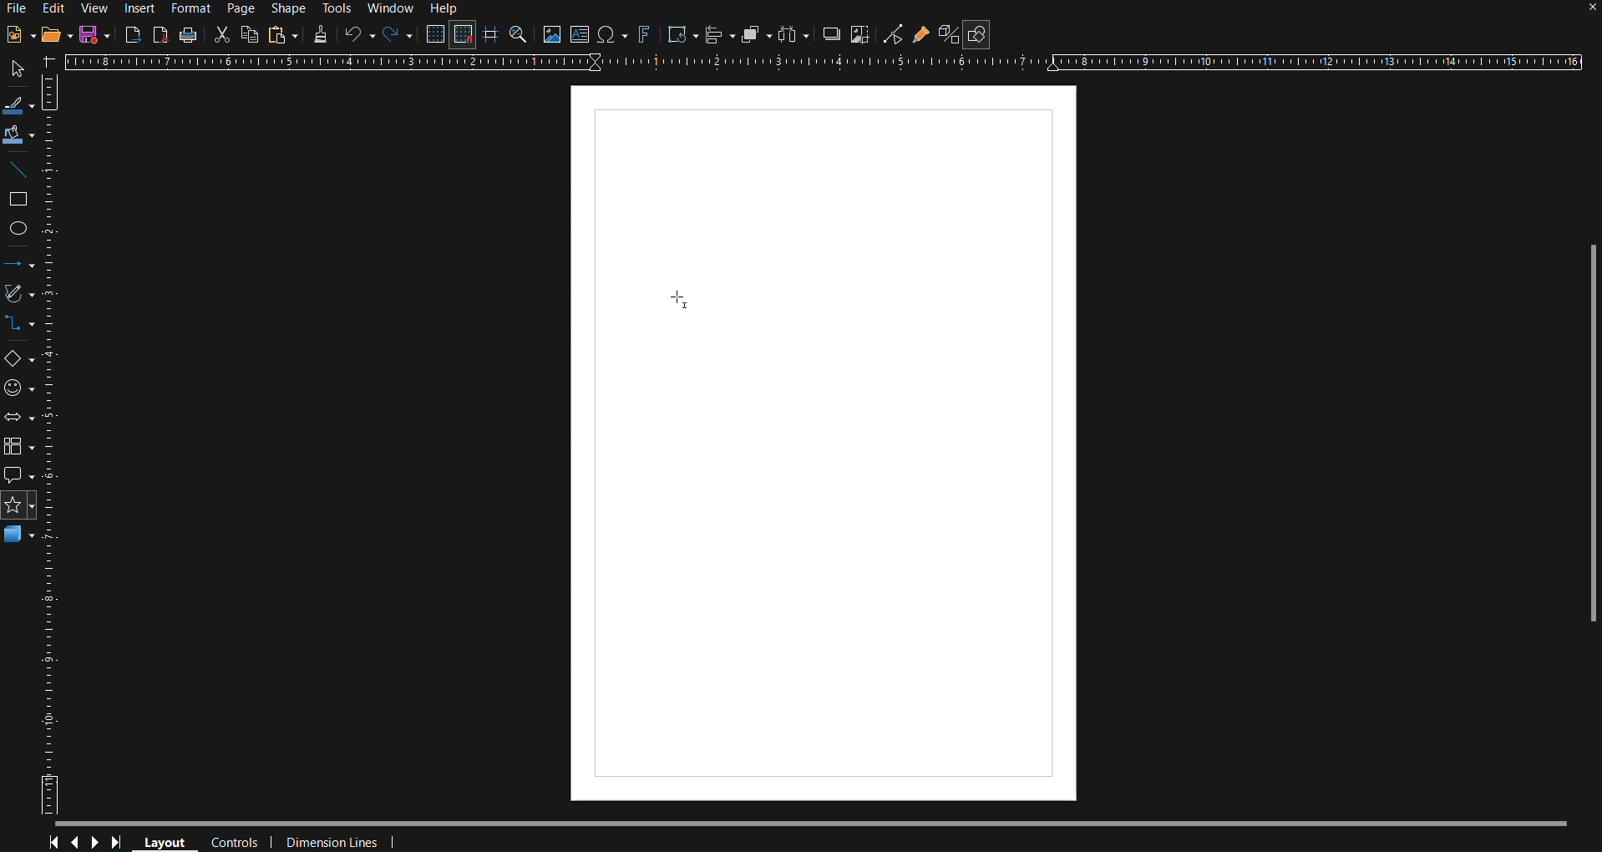 The height and width of the screenshot is (852, 1602). Describe the element at coordinates (611, 36) in the screenshot. I see `Insert Special Character` at that location.